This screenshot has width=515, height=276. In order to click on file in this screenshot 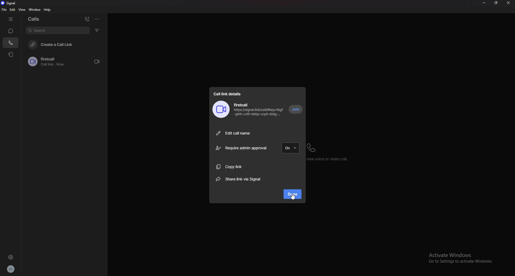, I will do `click(4, 10)`.